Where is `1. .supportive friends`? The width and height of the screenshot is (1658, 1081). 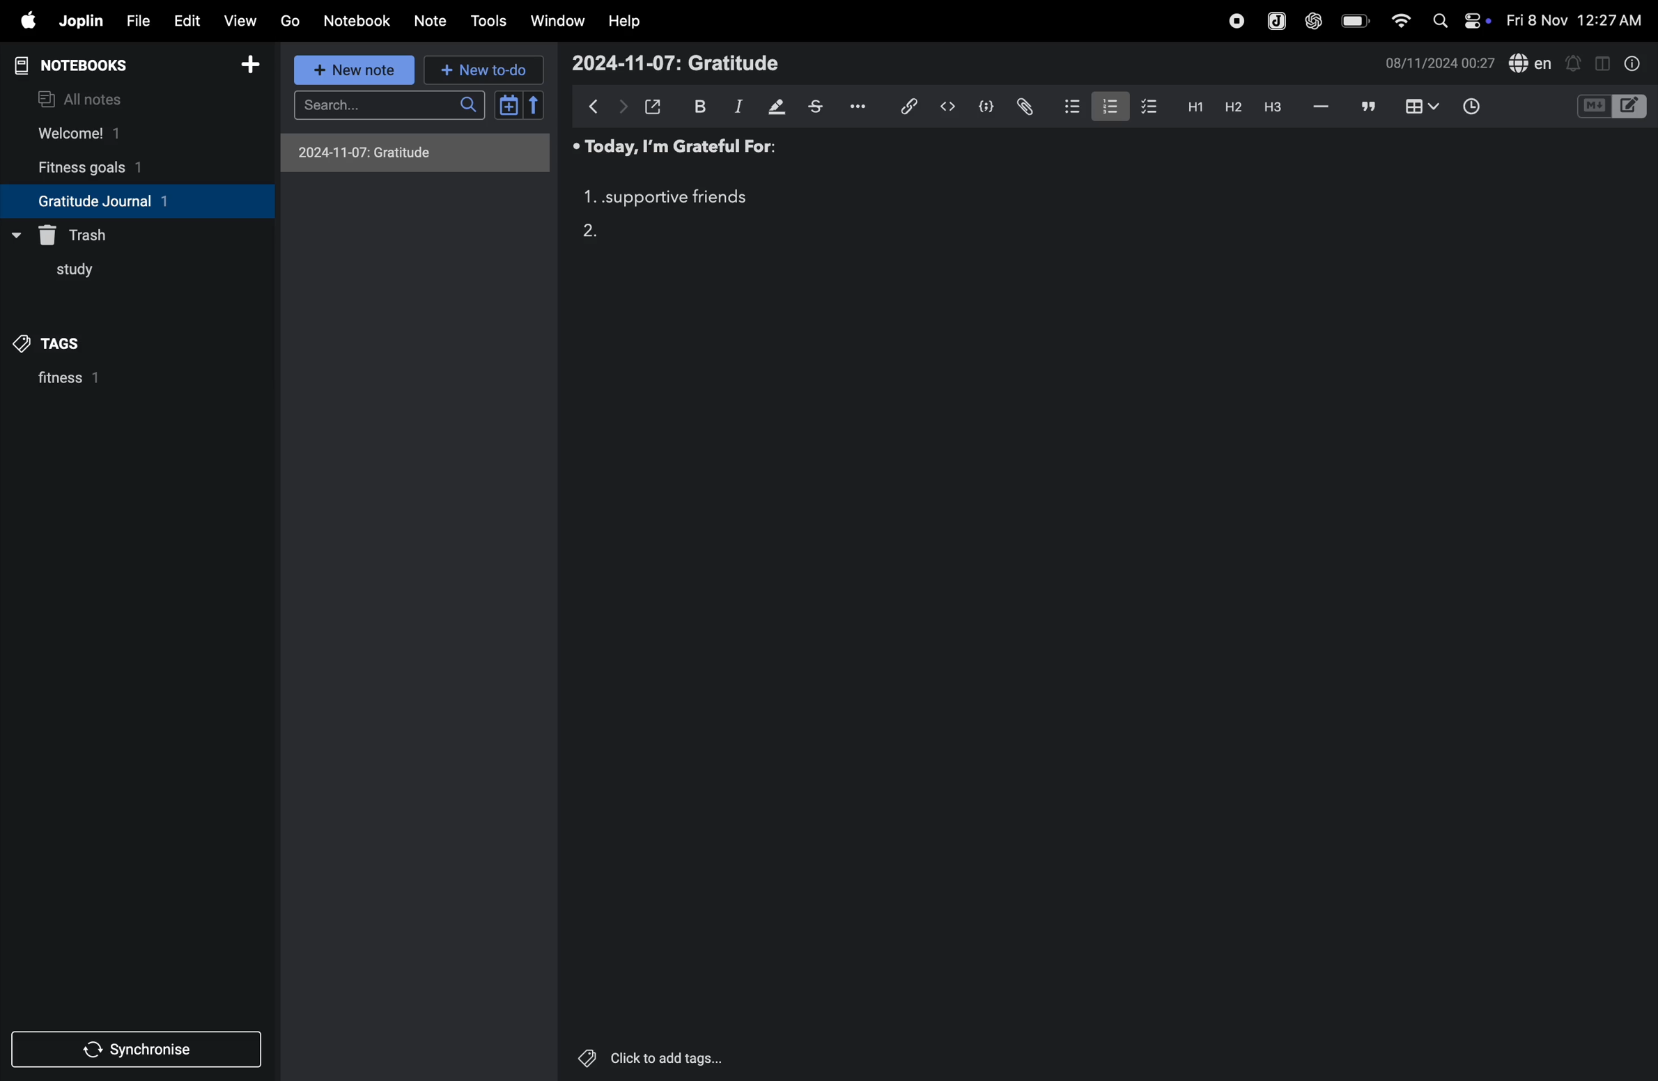
1. .supportive friends is located at coordinates (665, 198).